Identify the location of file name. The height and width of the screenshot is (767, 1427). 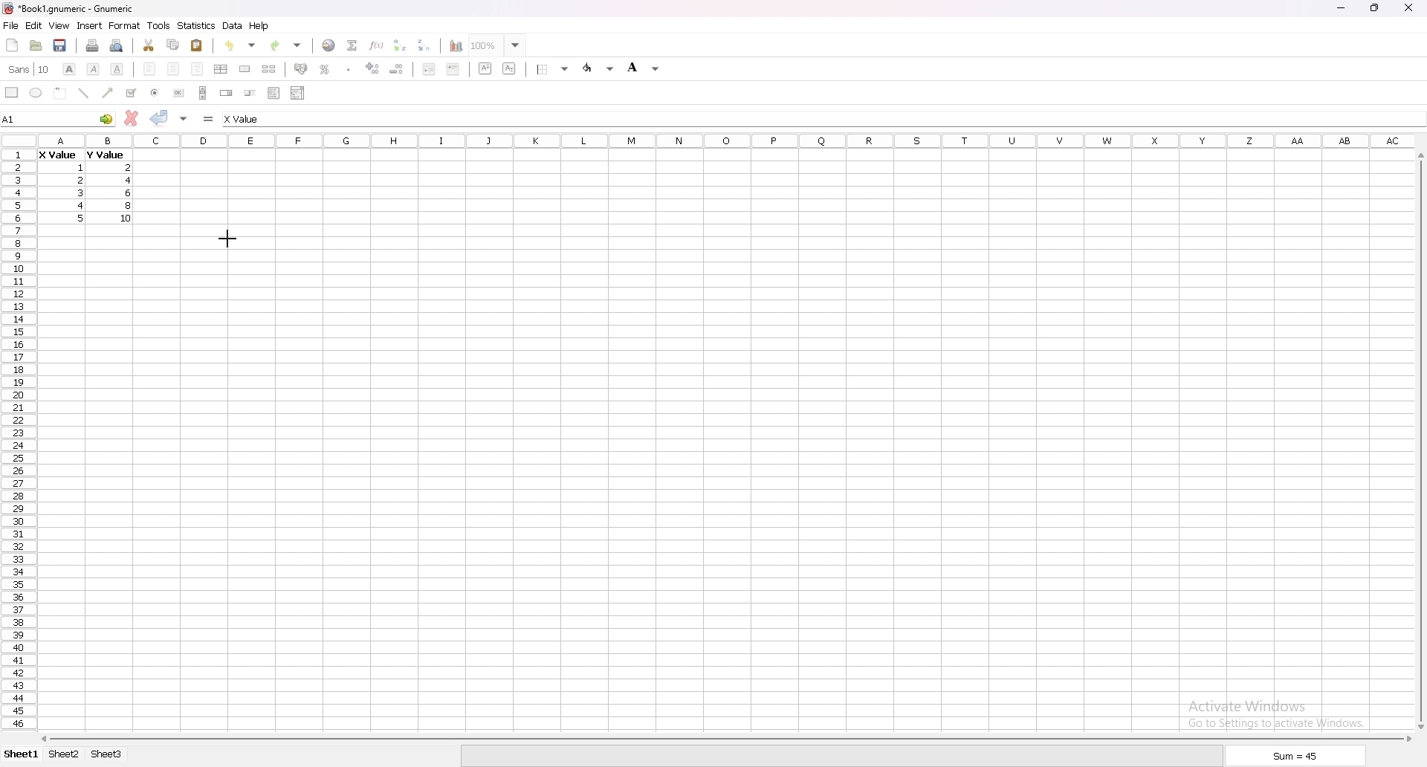
(68, 8).